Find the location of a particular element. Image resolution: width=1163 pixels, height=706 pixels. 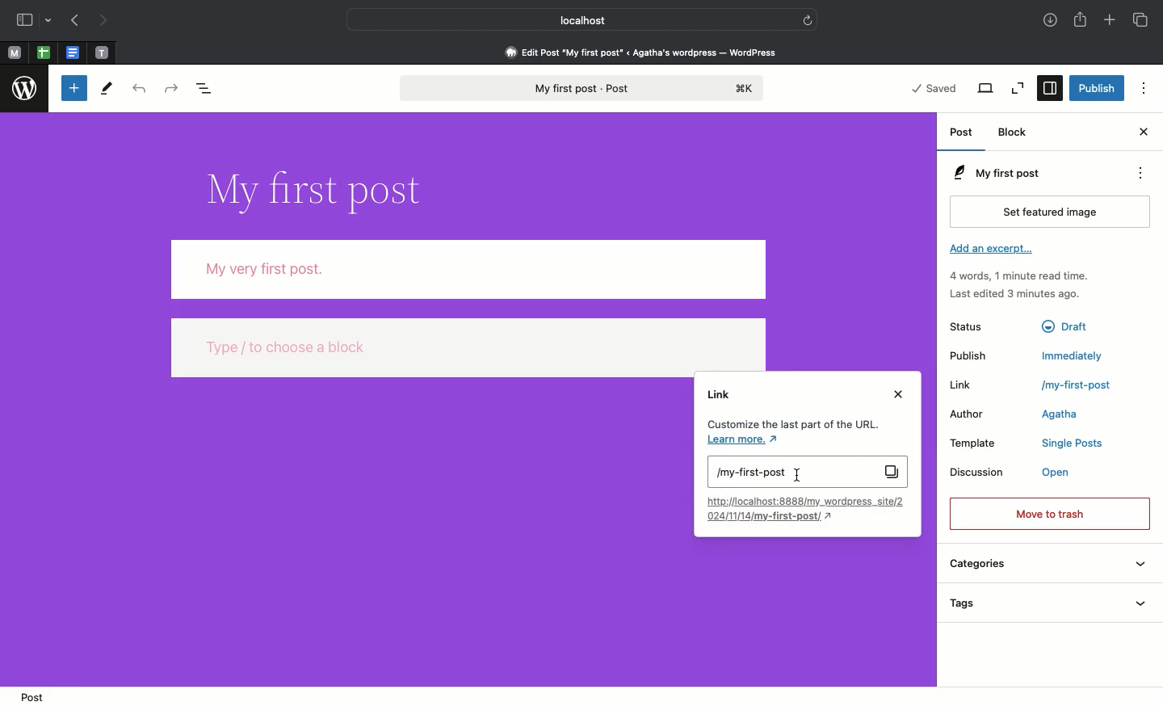

Move to trash is located at coordinates (1050, 515).